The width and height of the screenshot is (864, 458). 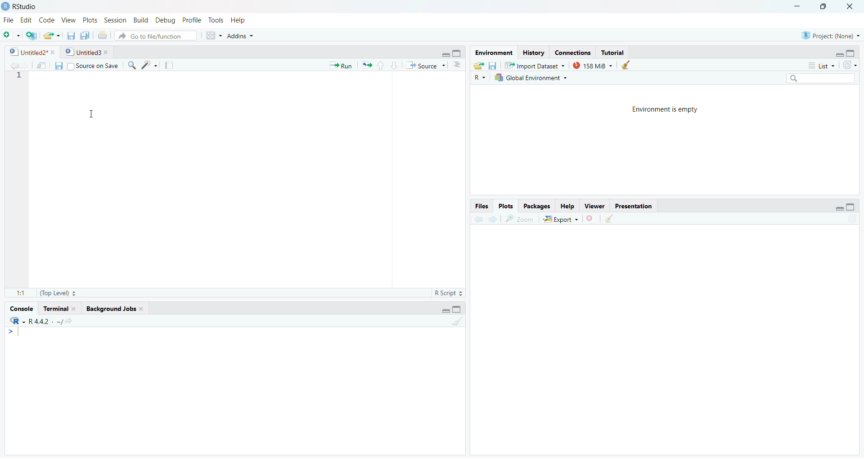 What do you see at coordinates (427, 65) in the screenshot?
I see `+ Source` at bounding box center [427, 65].